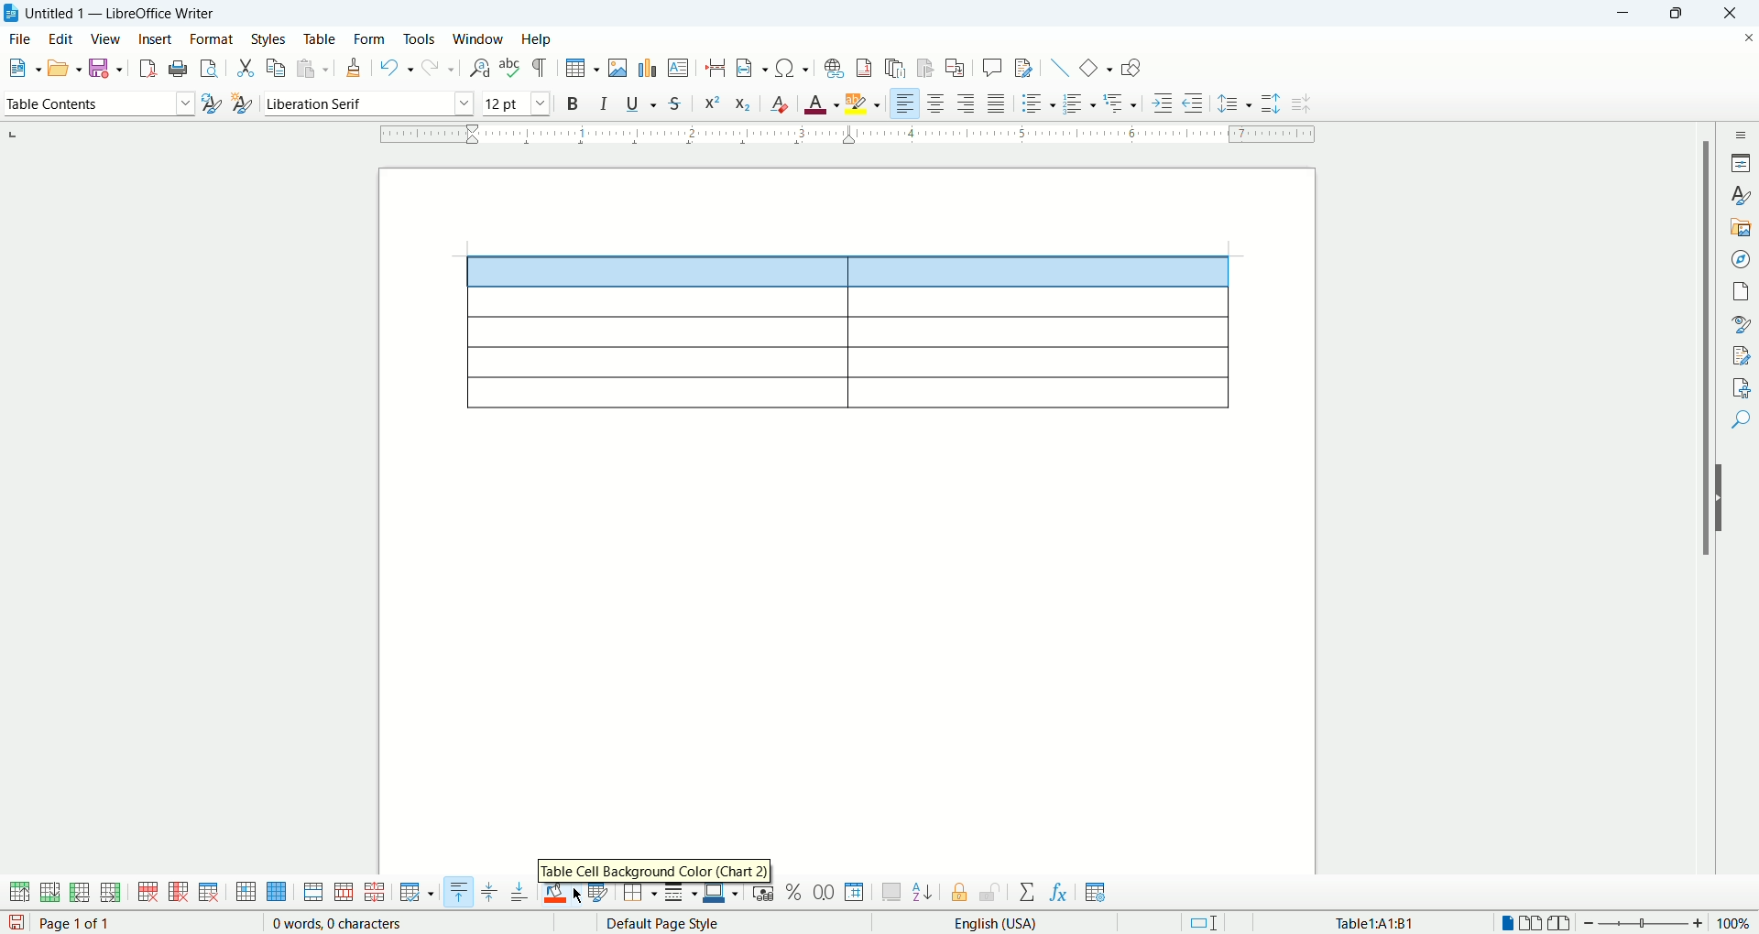 Image resolution: width=1759 pixels, height=934 pixels. What do you see at coordinates (179, 68) in the screenshot?
I see `print` at bounding box center [179, 68].